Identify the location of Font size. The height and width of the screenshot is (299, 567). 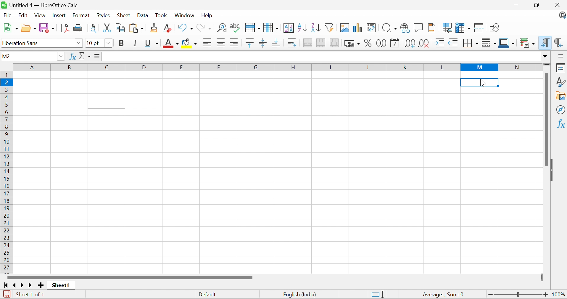
(93, 44).